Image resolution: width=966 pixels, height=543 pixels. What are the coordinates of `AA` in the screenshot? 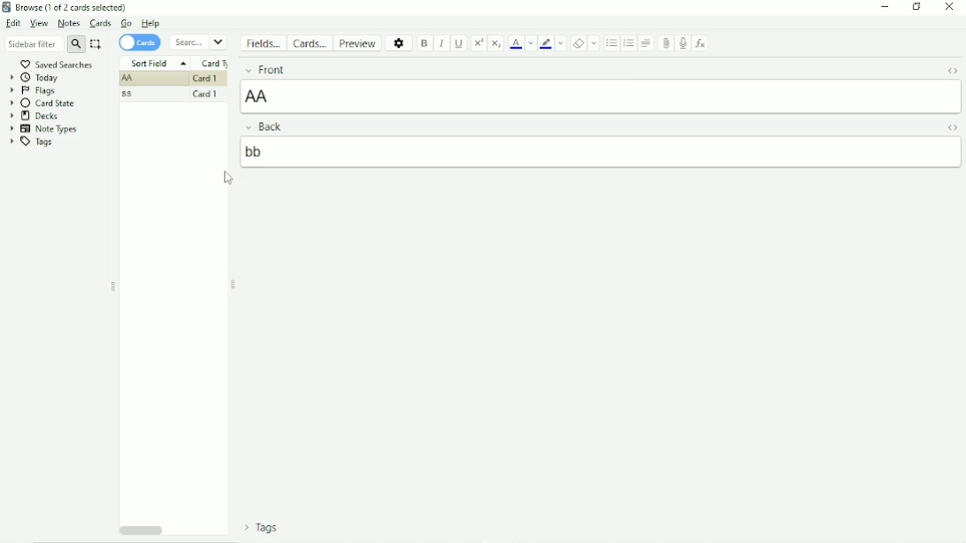 It's located at (128, 79).